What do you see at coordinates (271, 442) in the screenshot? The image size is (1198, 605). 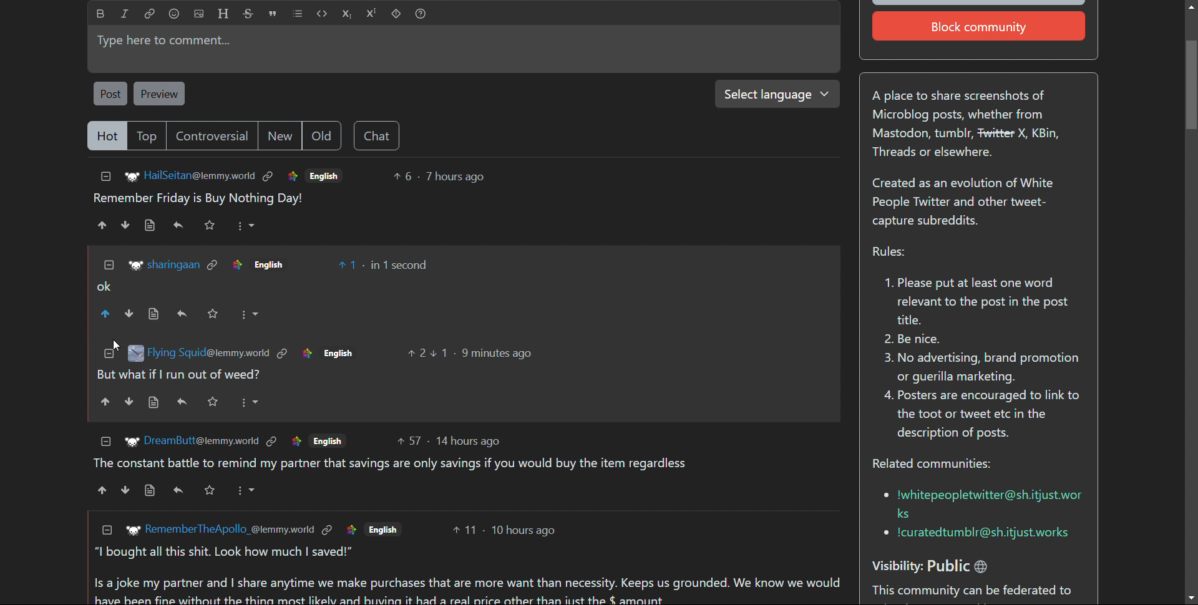 I see `link` at bounding box center [271, 442].